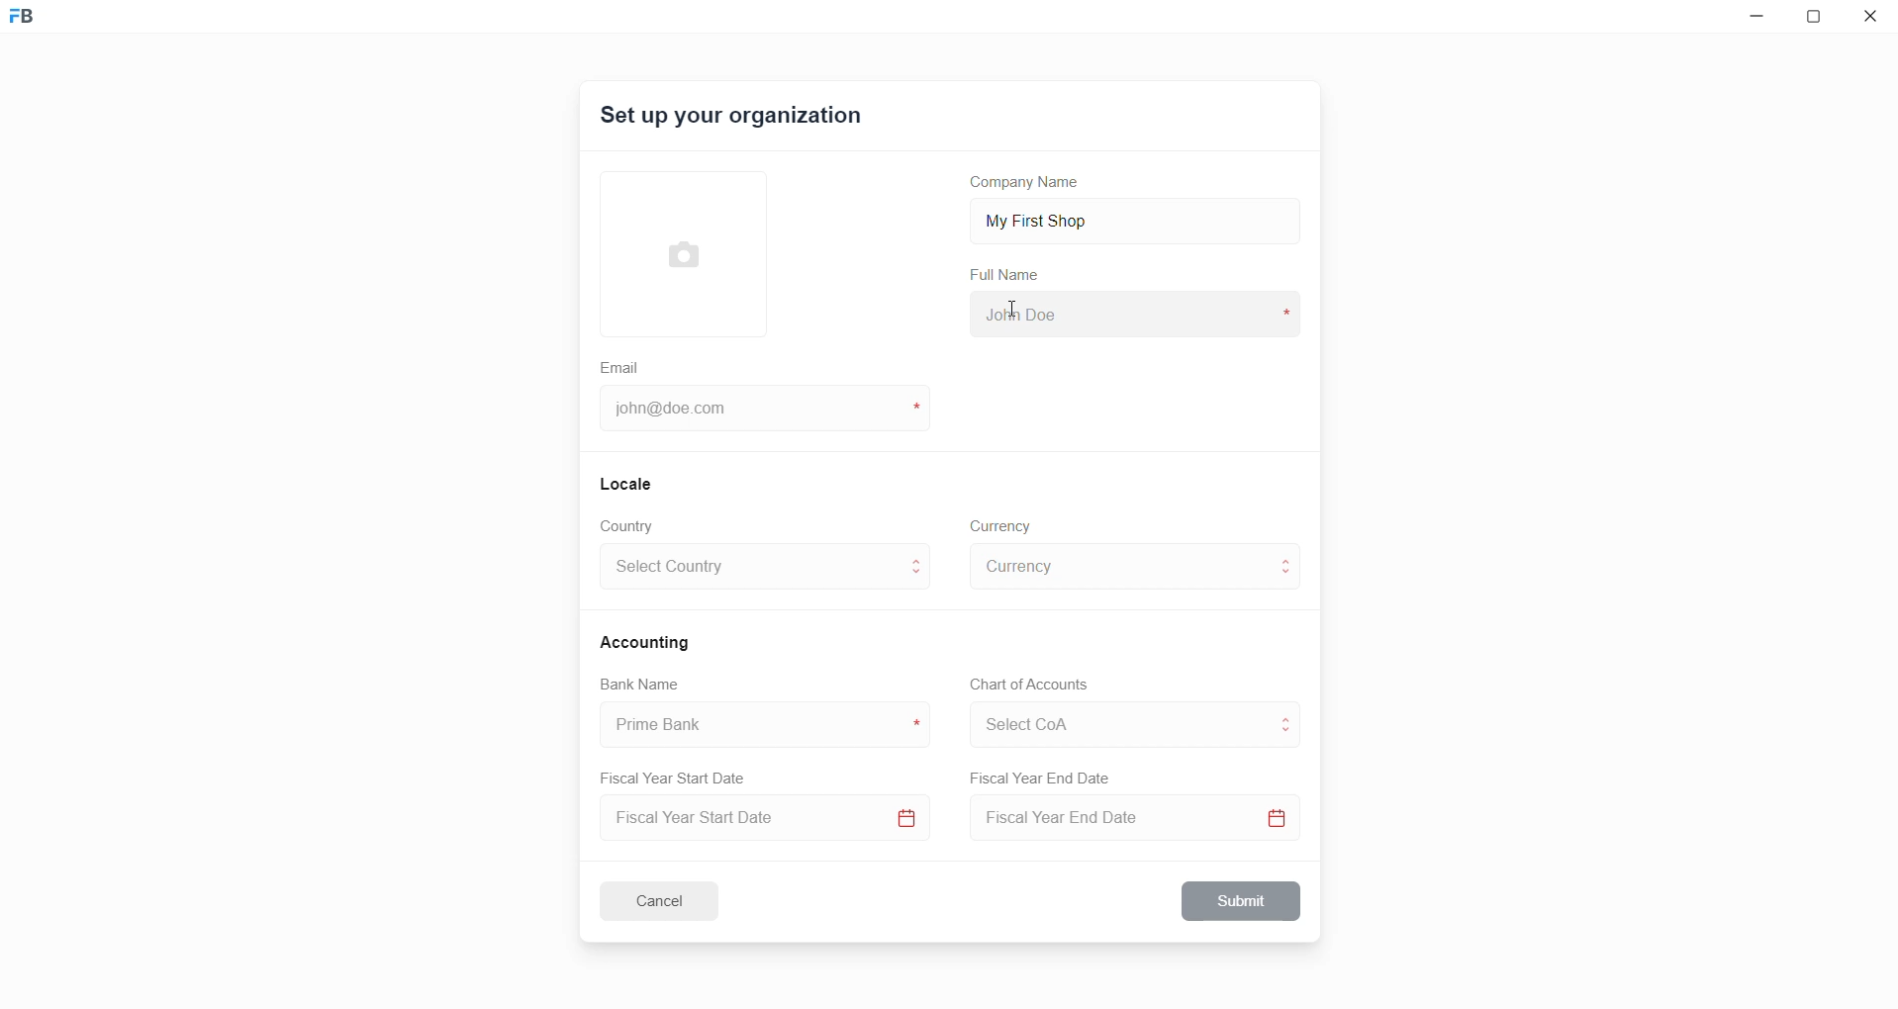  I want to click on select country, so click(750, 570).